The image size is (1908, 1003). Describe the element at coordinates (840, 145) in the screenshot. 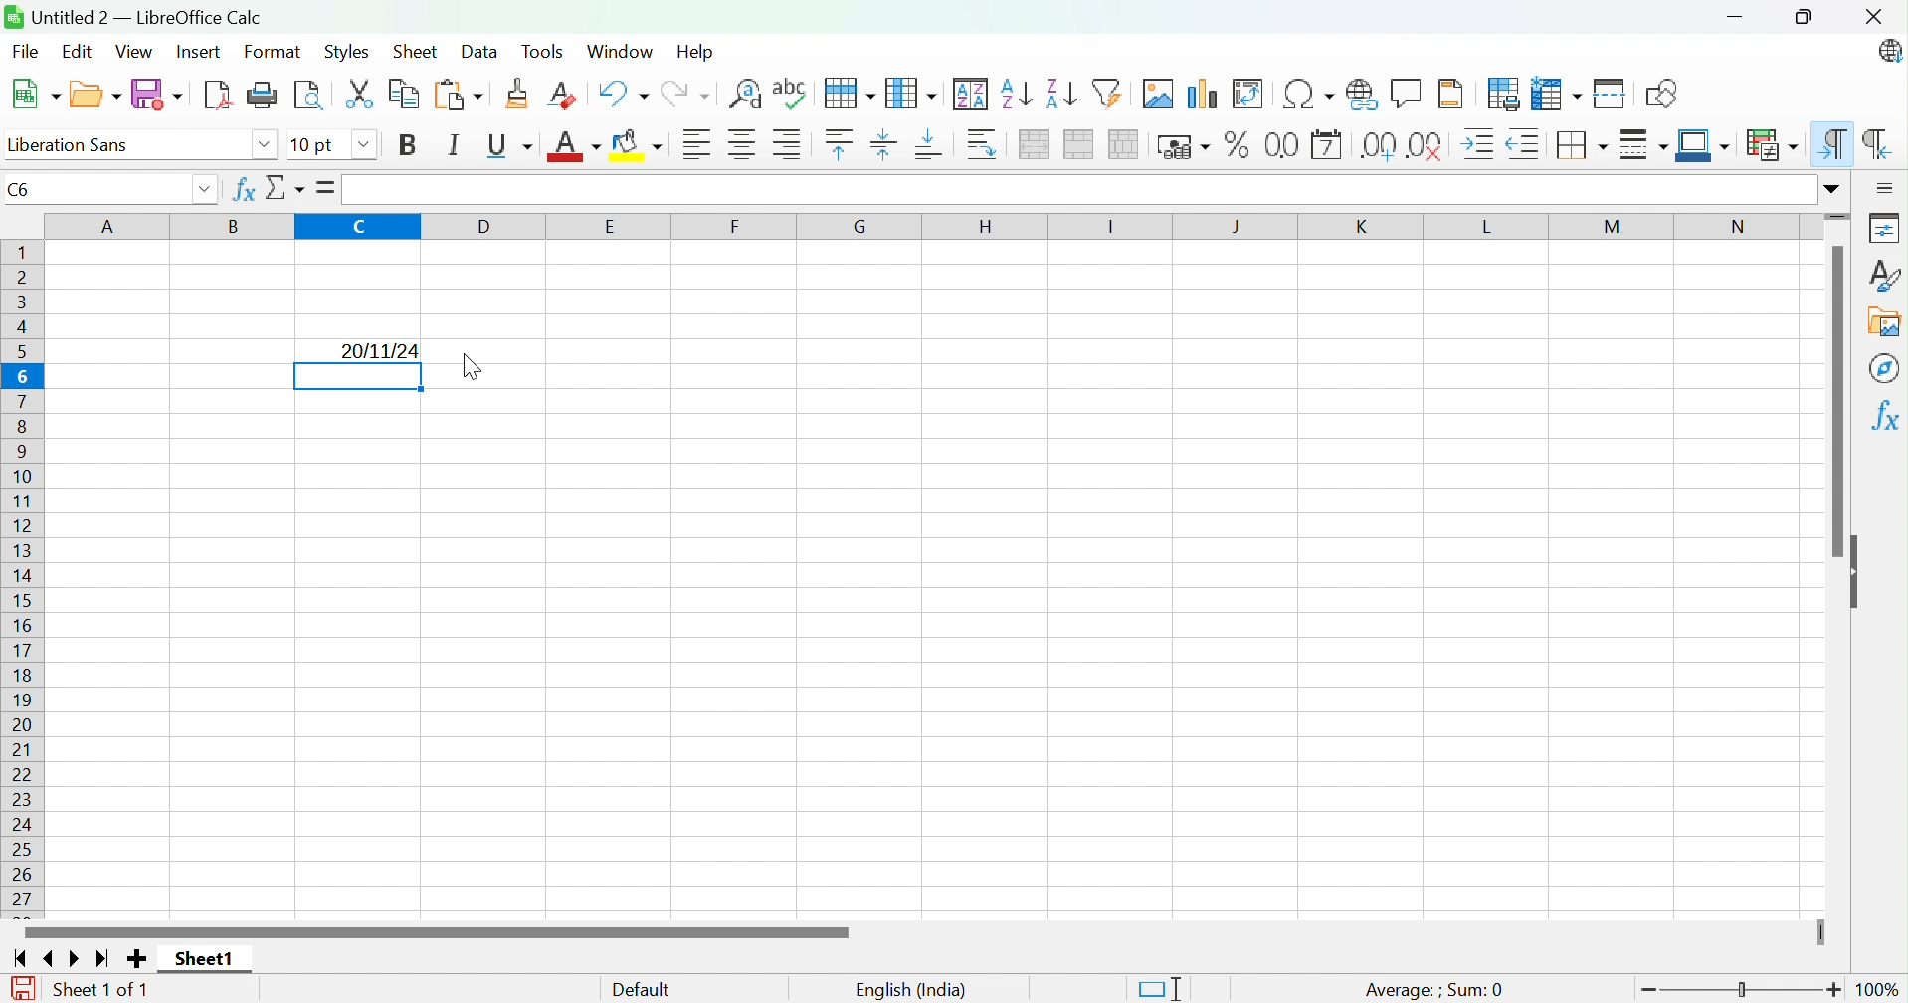

I see `Align top` at that location.